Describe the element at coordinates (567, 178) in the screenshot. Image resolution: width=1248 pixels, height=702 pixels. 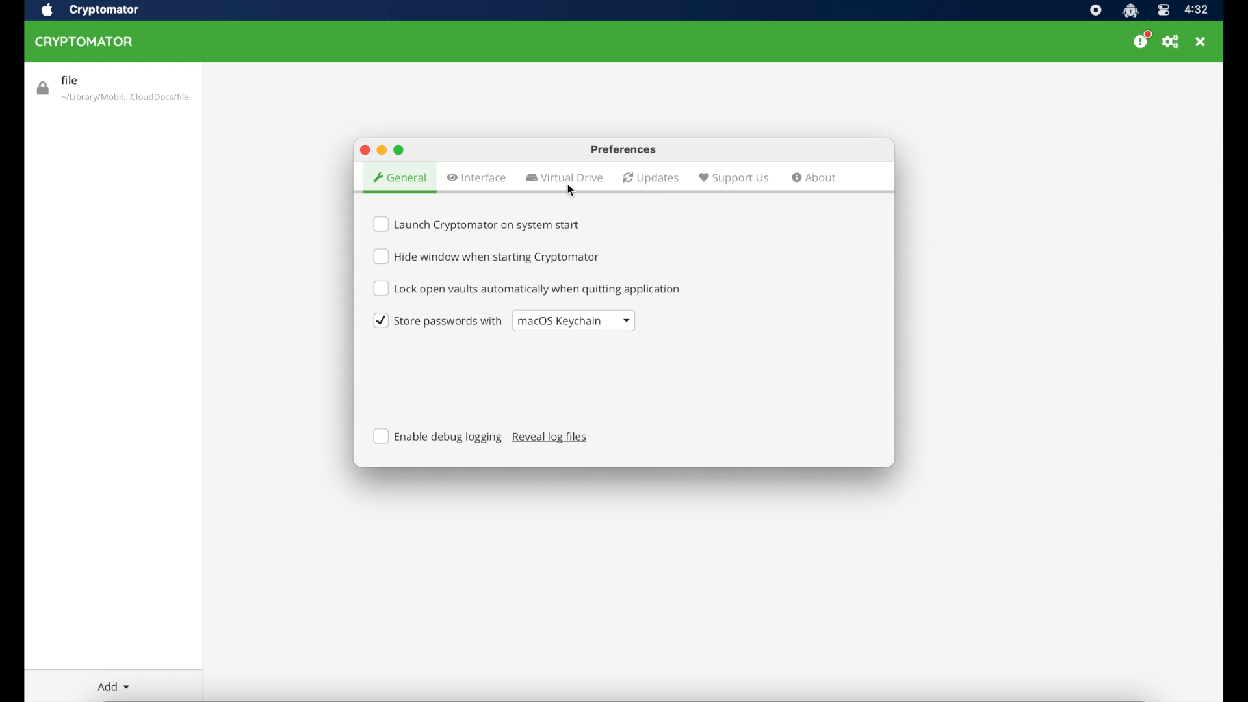
I see `virtual drive` at that location.